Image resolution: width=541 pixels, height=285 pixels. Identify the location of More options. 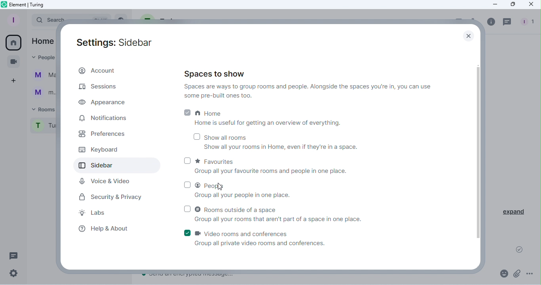
(528, 274).